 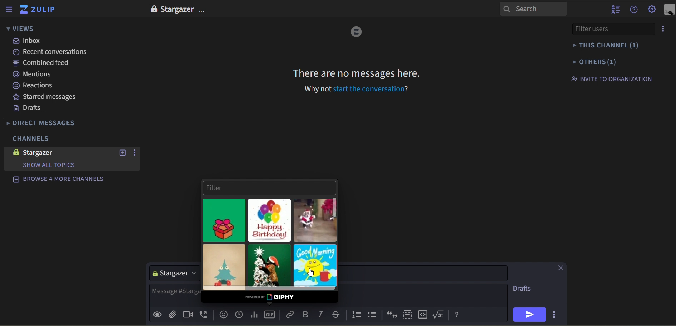 What do you see at coordinates (48, 165) in the screenshot?
I see `show all topics` at bounding box center [48, 165].